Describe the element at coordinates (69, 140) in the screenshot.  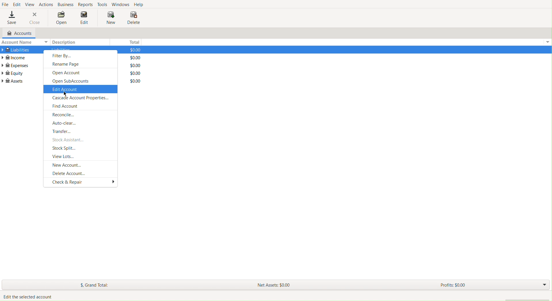
I see `Stock Assistant` at that location.